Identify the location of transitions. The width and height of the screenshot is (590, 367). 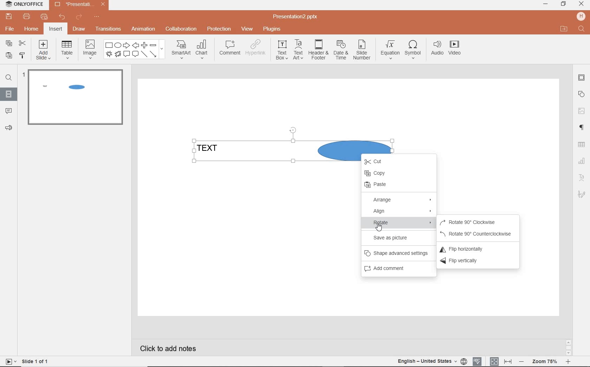
(109, 28).